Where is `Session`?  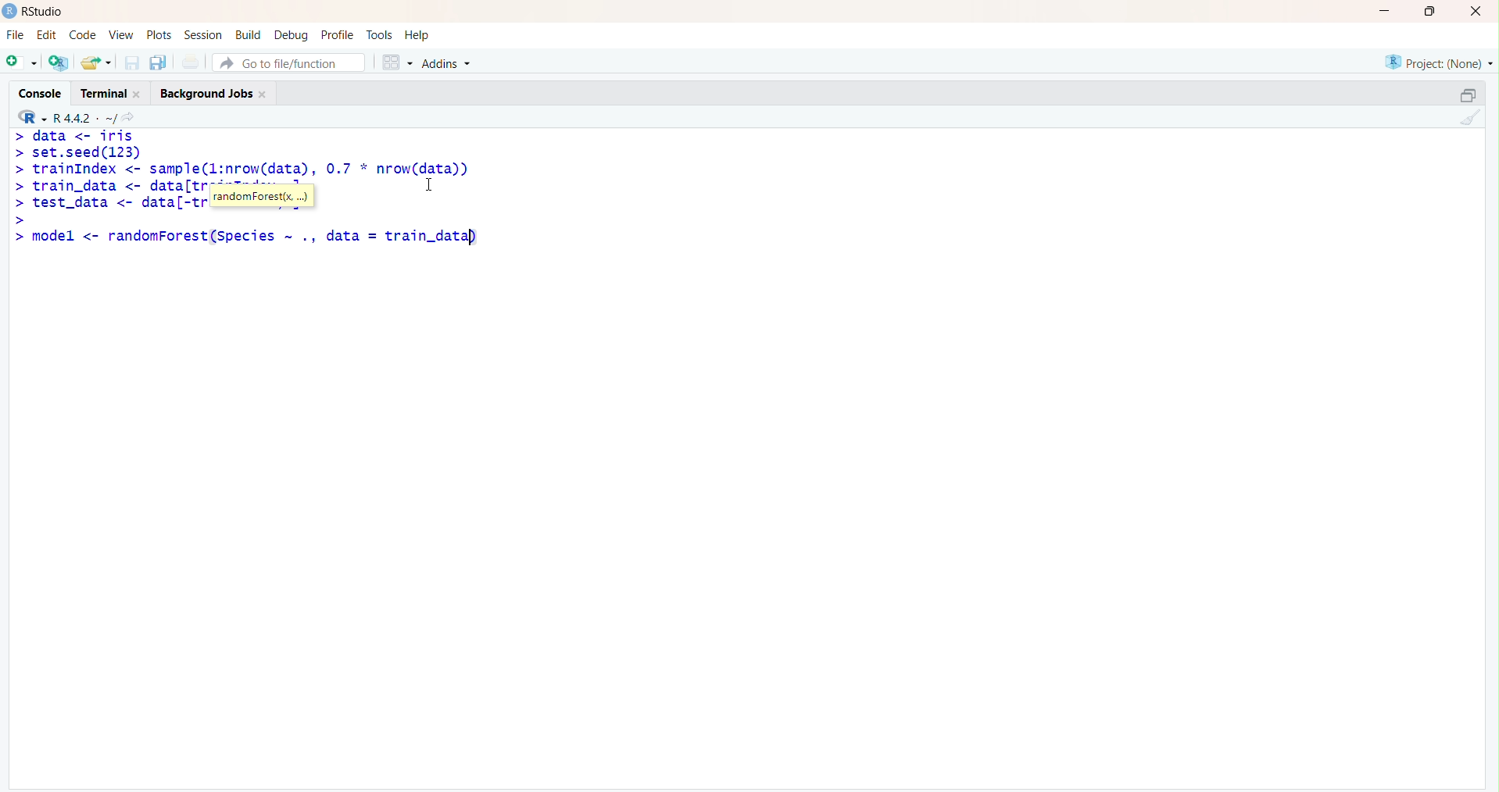 Session is located at coordinates (203, 36).